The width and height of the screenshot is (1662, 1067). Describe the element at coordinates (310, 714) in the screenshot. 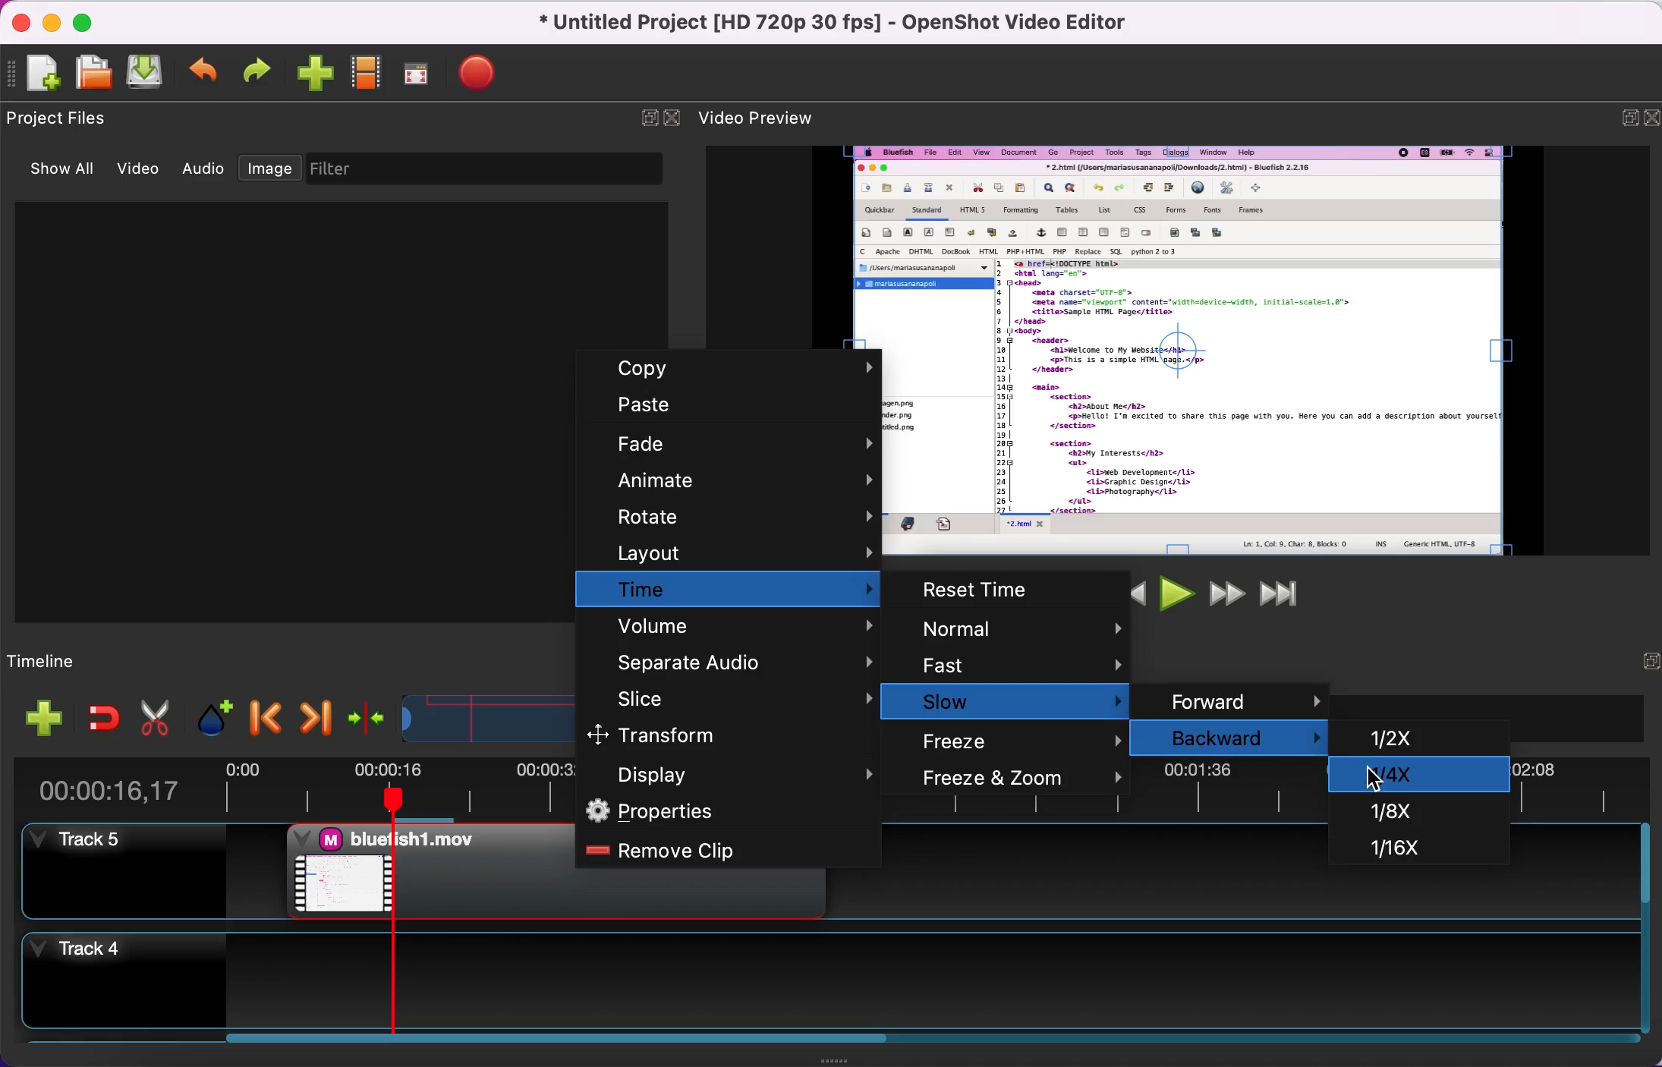

I see `next marker` at that location.